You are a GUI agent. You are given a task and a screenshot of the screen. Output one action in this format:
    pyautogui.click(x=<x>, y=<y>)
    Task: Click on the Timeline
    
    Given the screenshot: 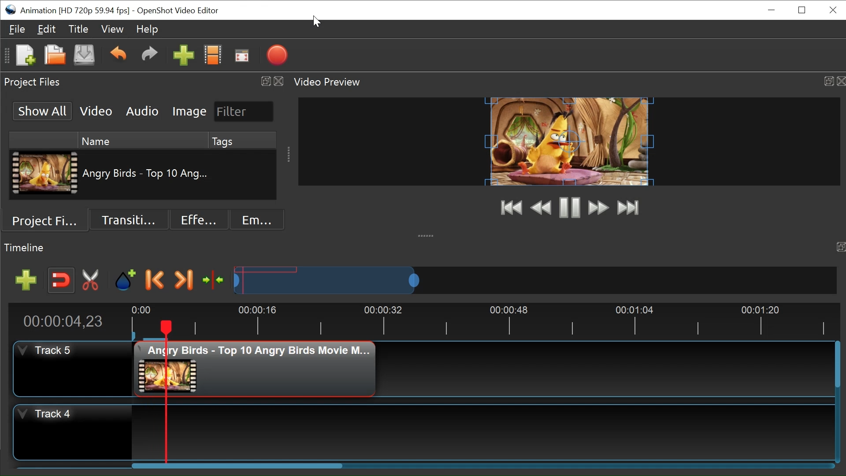 What is the action you would take?
    pyautogui.click(x=479, y=321)
    